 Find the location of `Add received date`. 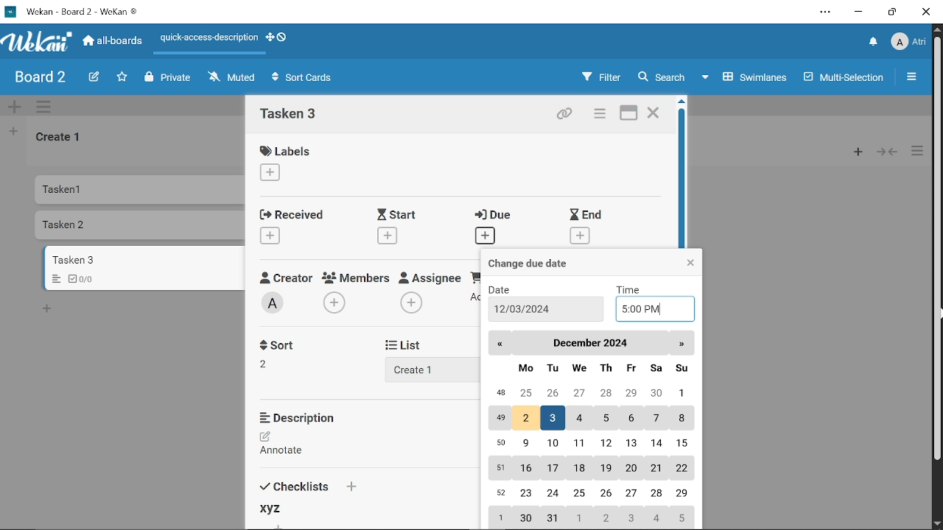

Add received date is located at coordinates (271, 235).